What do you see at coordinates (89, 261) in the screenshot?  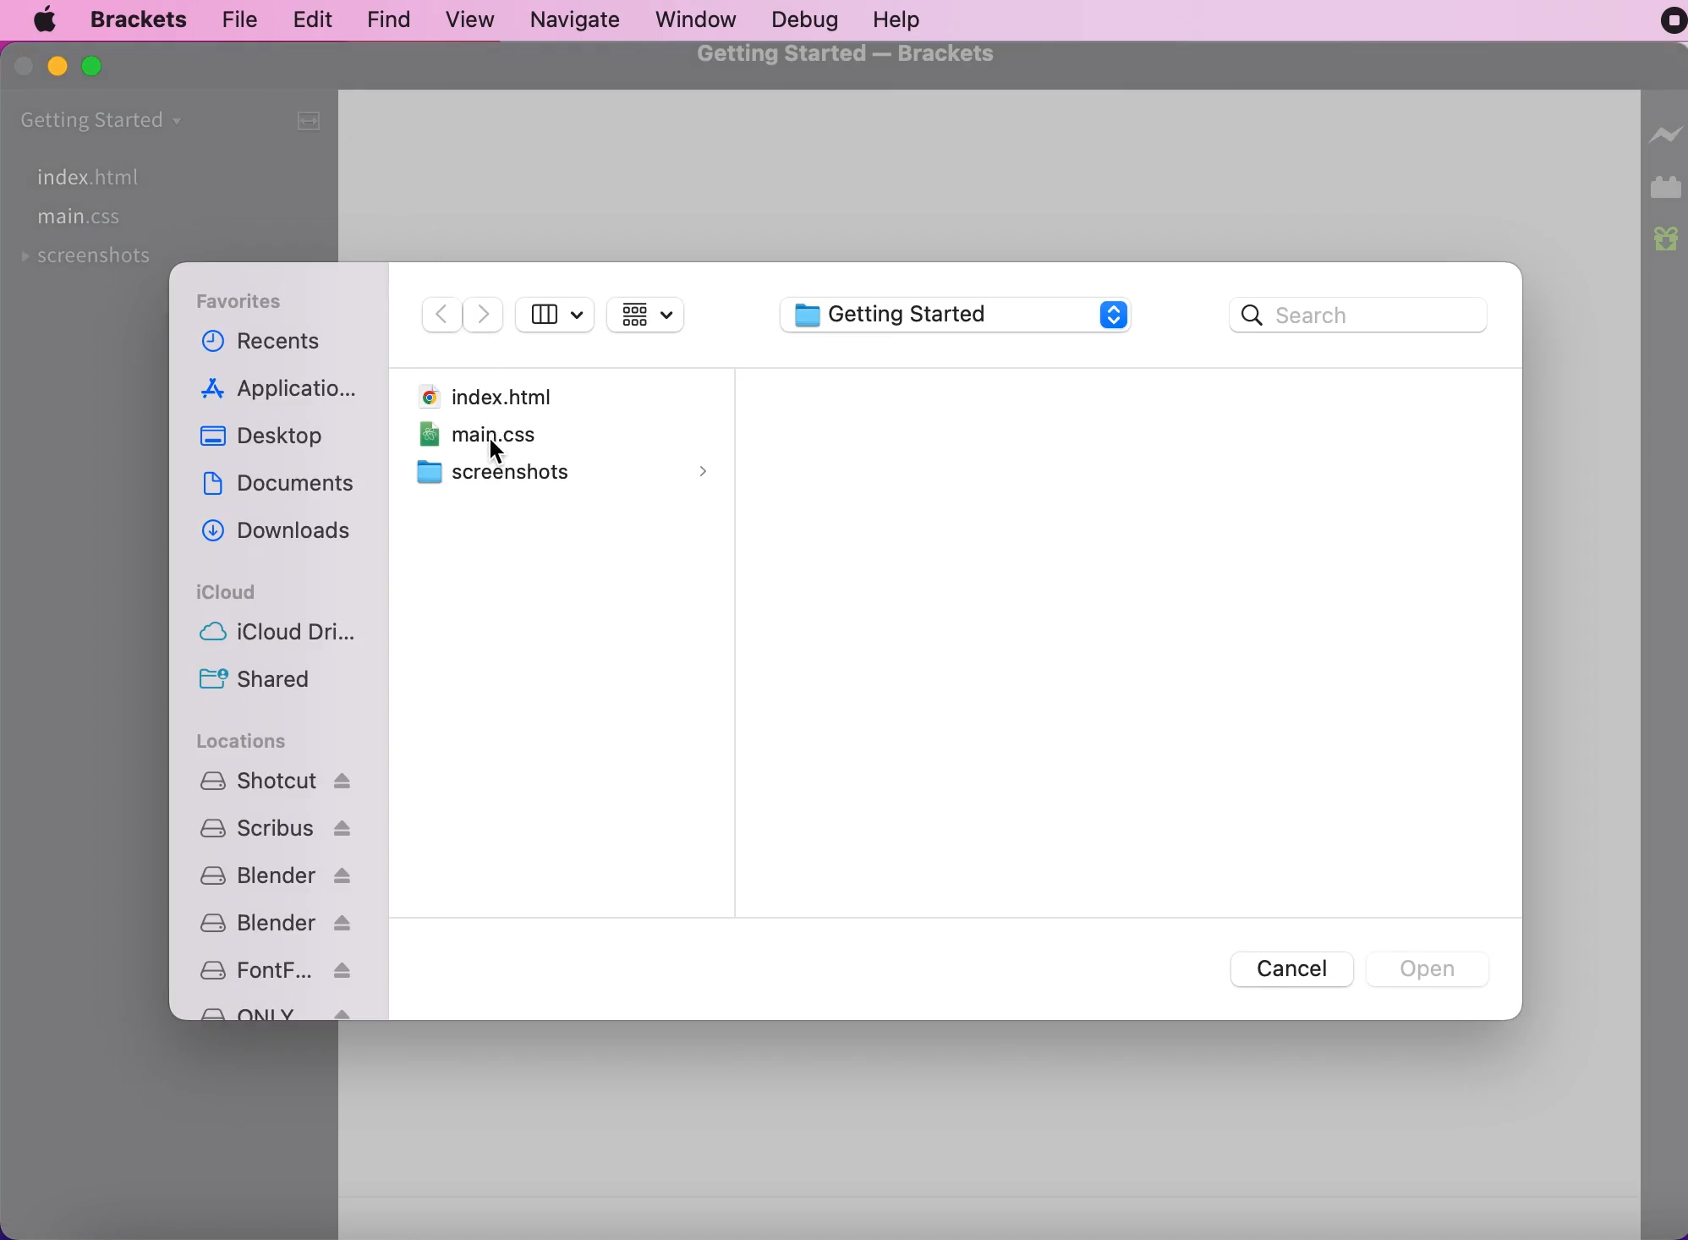 I see `screenshots` at bounding box center [89, 261].